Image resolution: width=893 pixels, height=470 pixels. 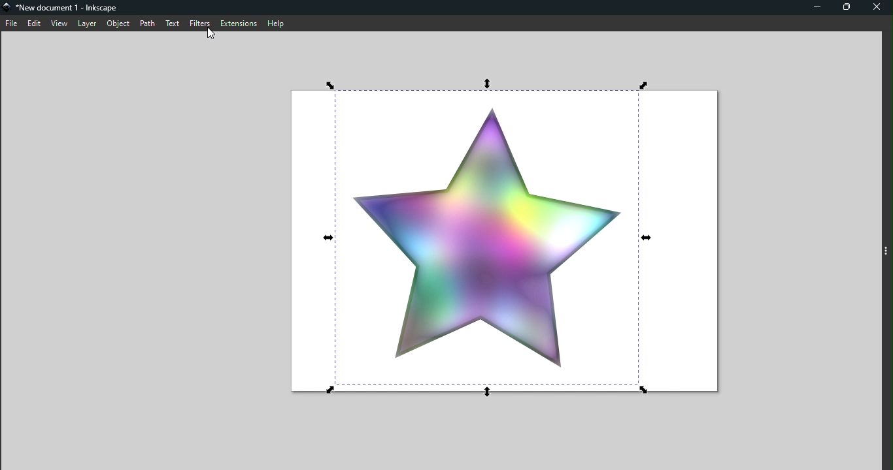 I want to click on Canvas, so click(x=503, y=238).